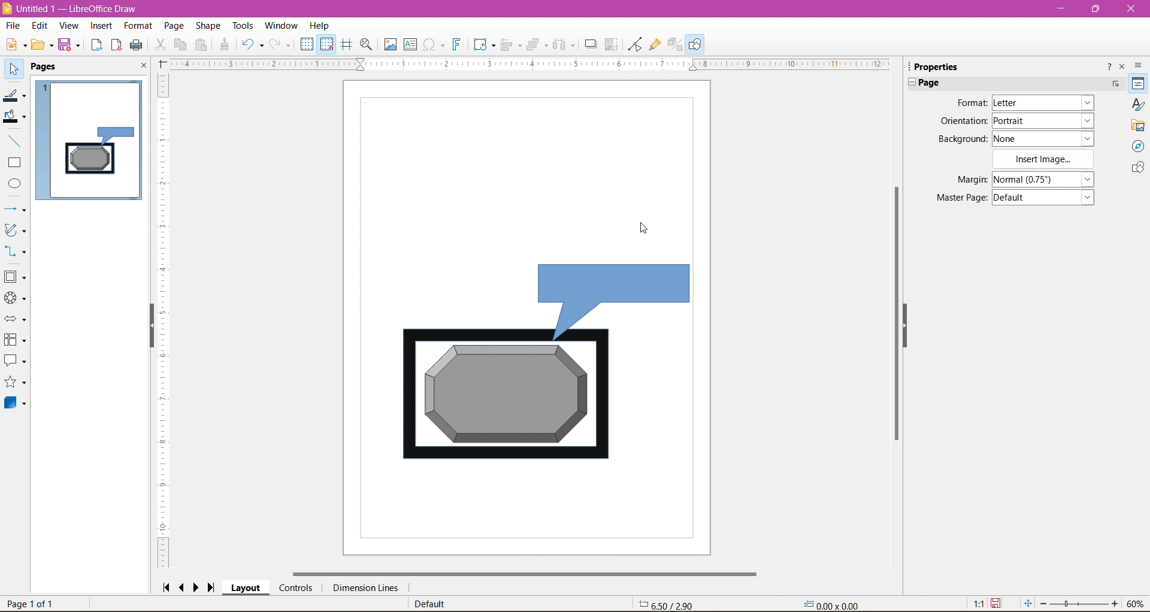 The height and width of the screenshot is (612, 1150). What do you see at coordinates (225, 46) in the screenshot?
I see `Cone formatting` at bounding box center [225, 46].